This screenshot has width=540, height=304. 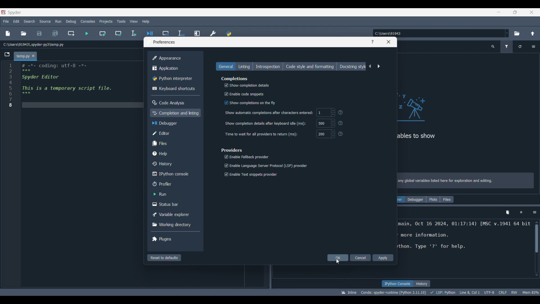 What do you see at coordinates (246, 157) in the screenshot?
I see `Enable Fallback provider` at bounding box center [246, 157].